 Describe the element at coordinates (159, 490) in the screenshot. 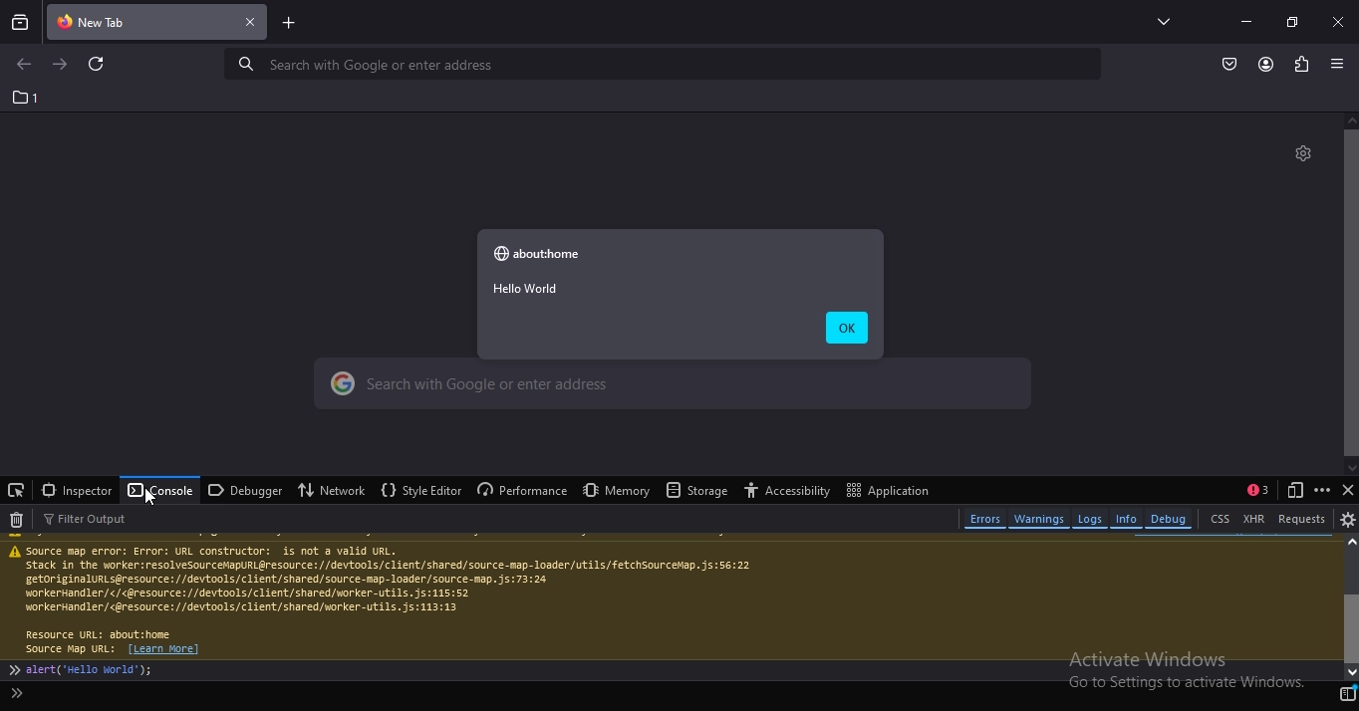

I see `console` at that location.